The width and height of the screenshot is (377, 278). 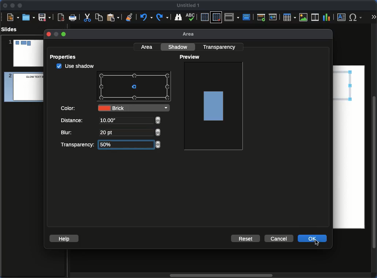 I want to click on adjust, so click(x=158, y=145).